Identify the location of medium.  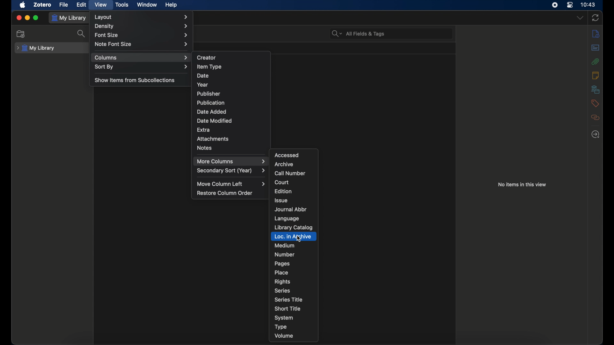
(285, 245).